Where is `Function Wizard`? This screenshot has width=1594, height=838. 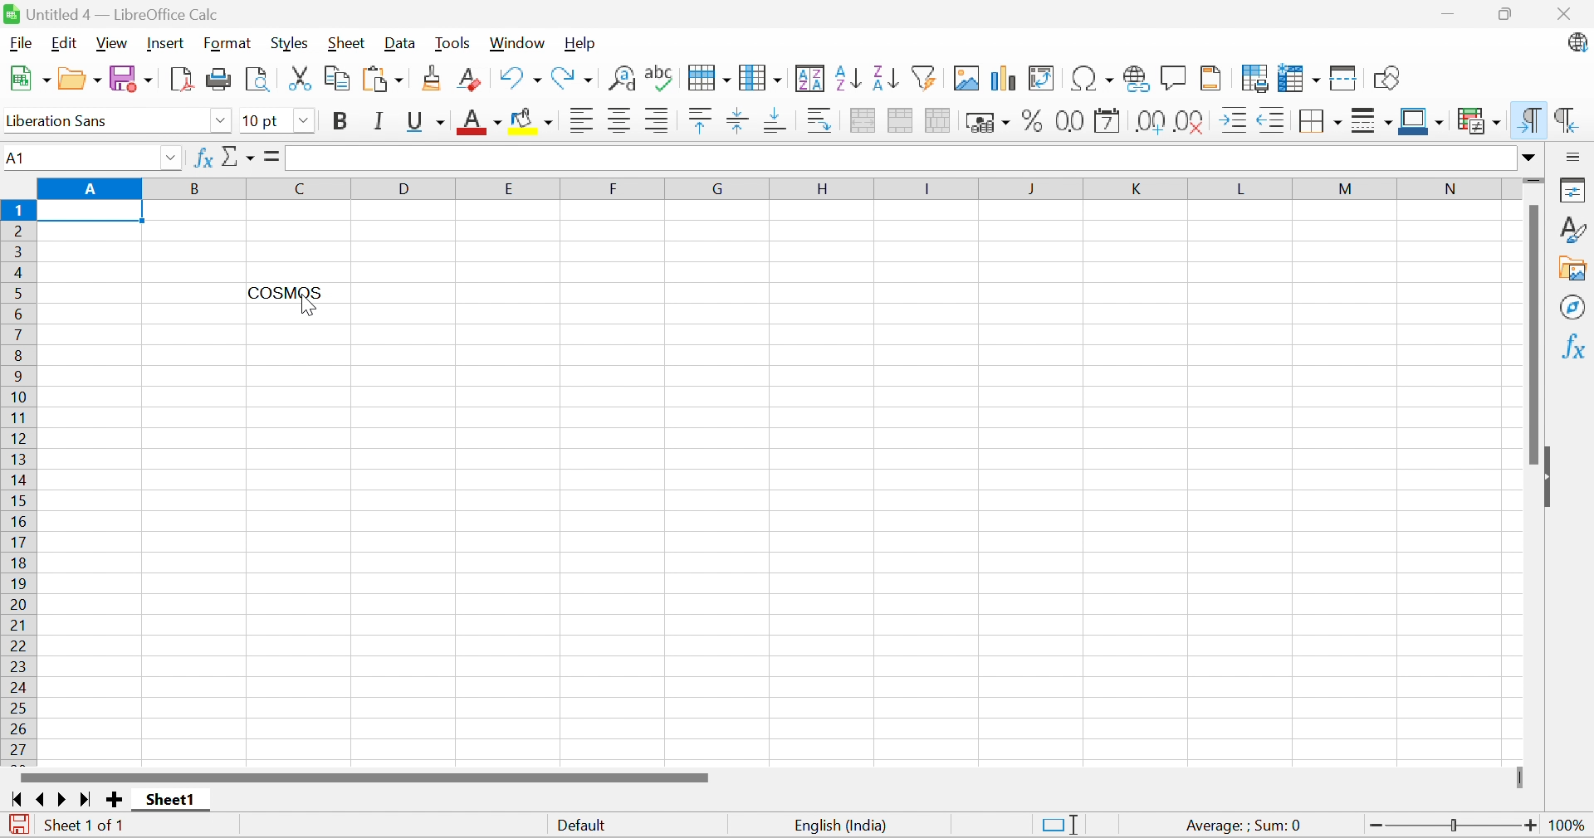
Function Wizard is located at coordinates (203, 161).